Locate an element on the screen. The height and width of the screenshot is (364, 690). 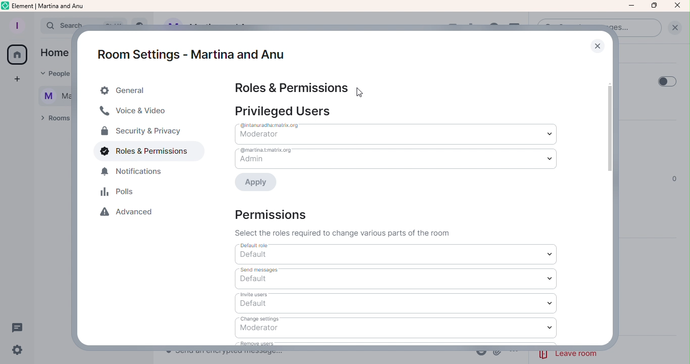
Drop down menu is located at coordinates (400, 132).